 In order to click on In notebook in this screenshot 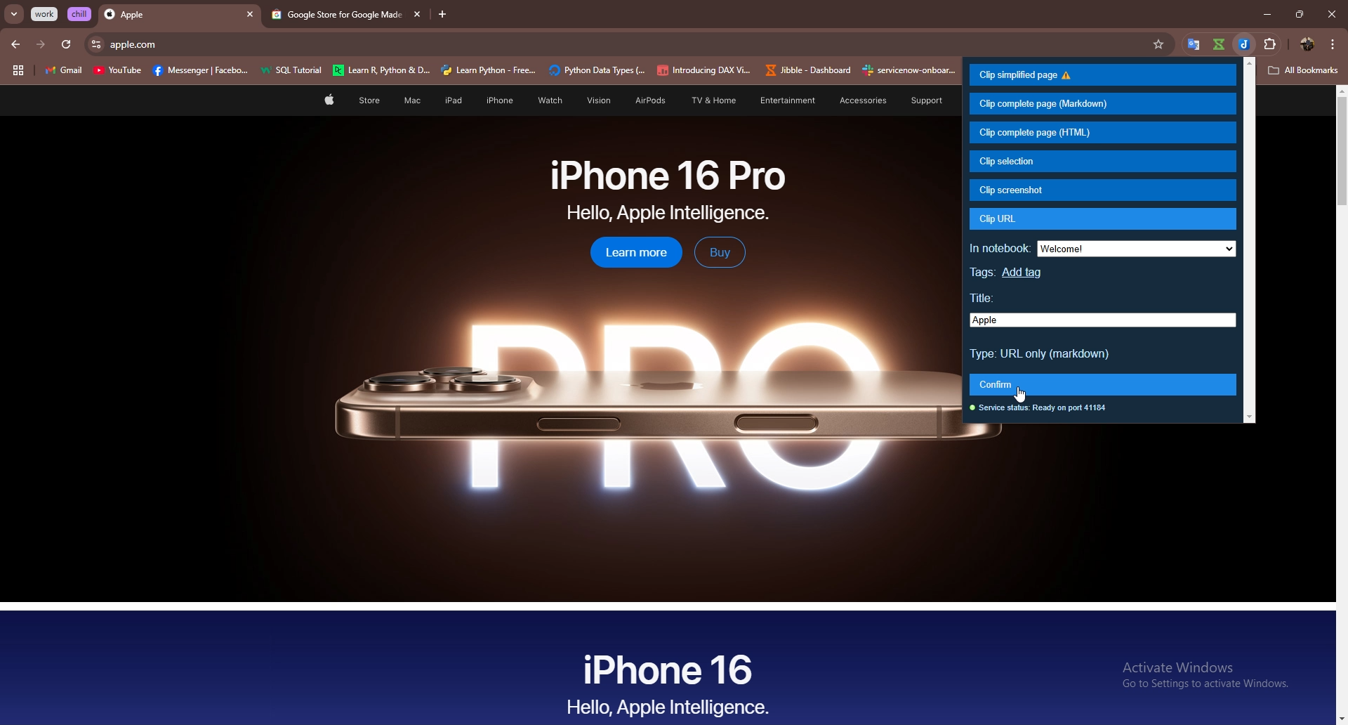, I will do `click(1000, 246)`.